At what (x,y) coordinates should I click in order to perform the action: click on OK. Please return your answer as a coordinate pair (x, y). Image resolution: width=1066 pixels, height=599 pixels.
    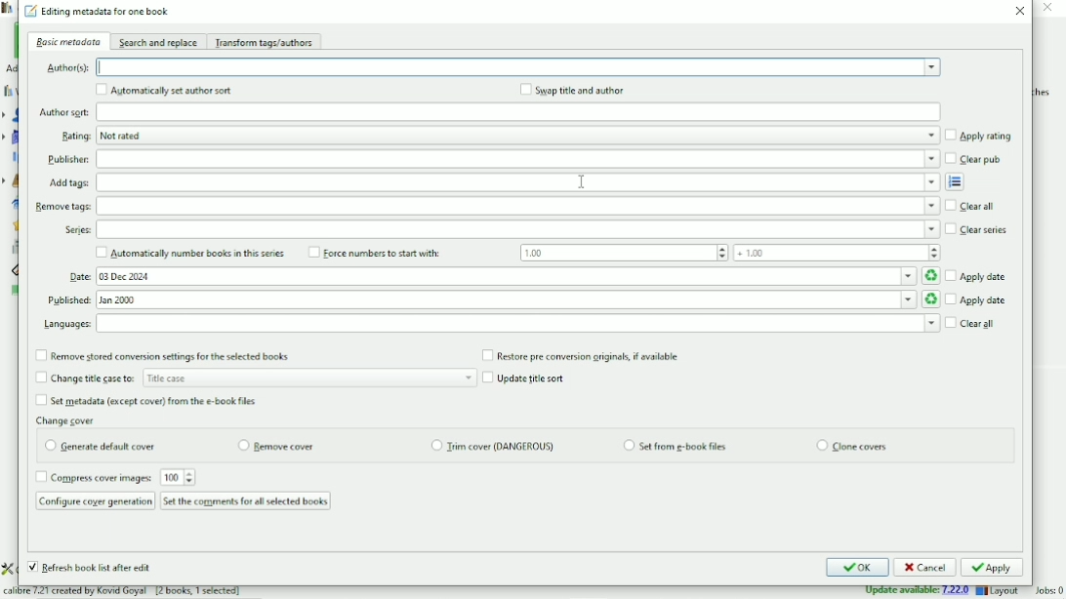
    Looking at the image, I should click on (855, 569).